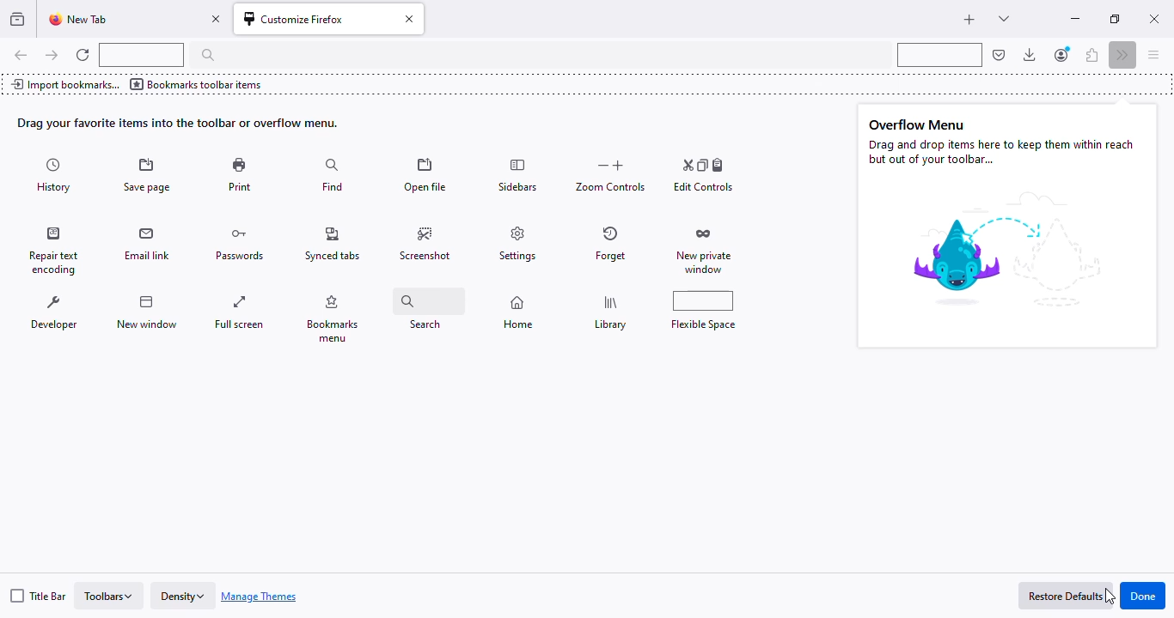 The width and height of the screenshot is (1174, 618). Describe the element at coordinates (148, 243) in the screenshot. I see `email link` at that location.